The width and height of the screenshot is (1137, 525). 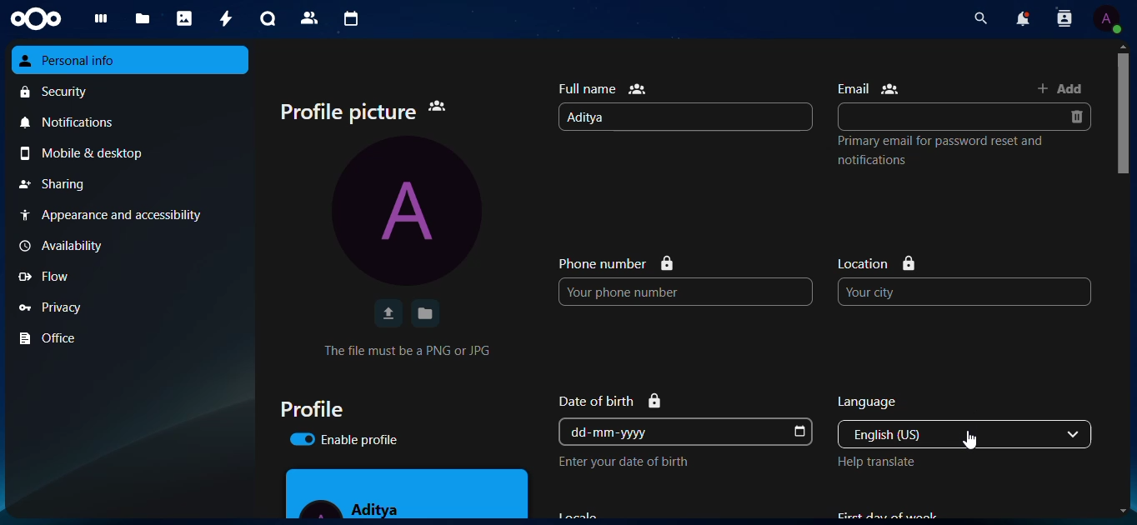 What do you see at coordinates (1080, 117) in the screenshot?
I see `delete` at bounding box center [1080, 117].